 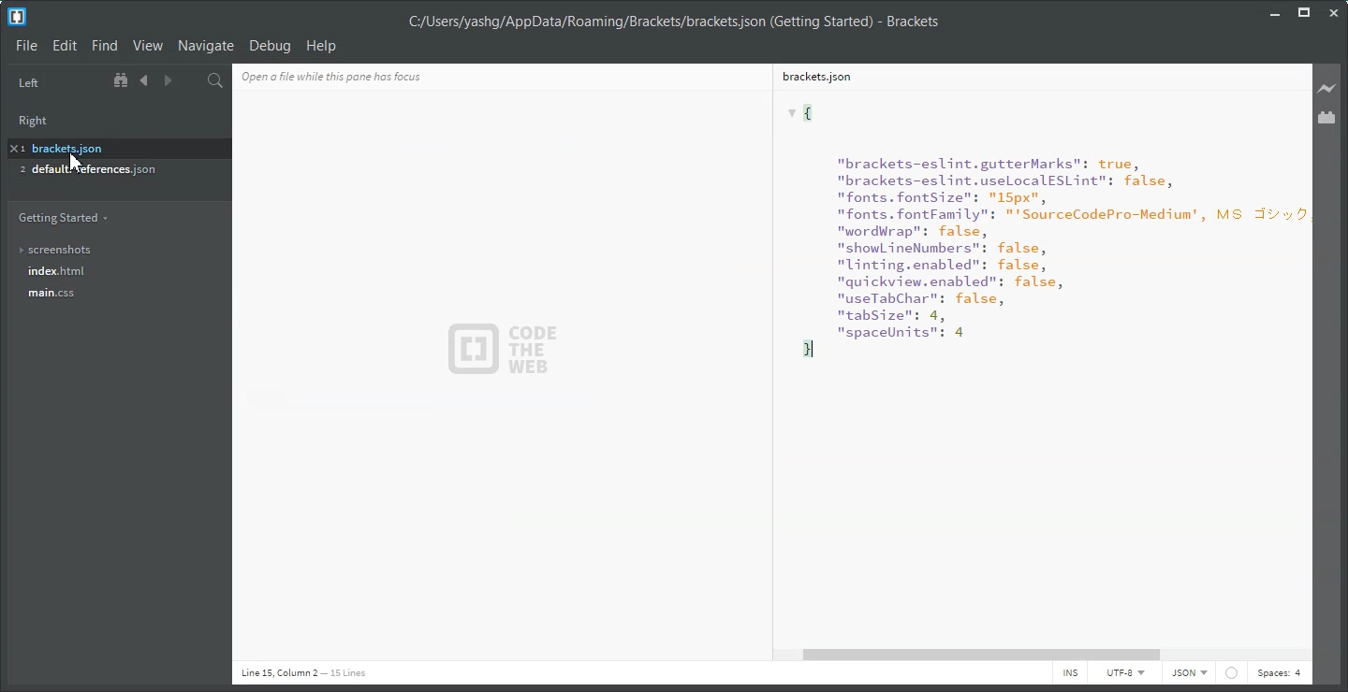 What do you see at coordinates (107, 171) in the screenshot?
I see `defaultpreferences.json` at bounding box center [107, 171].